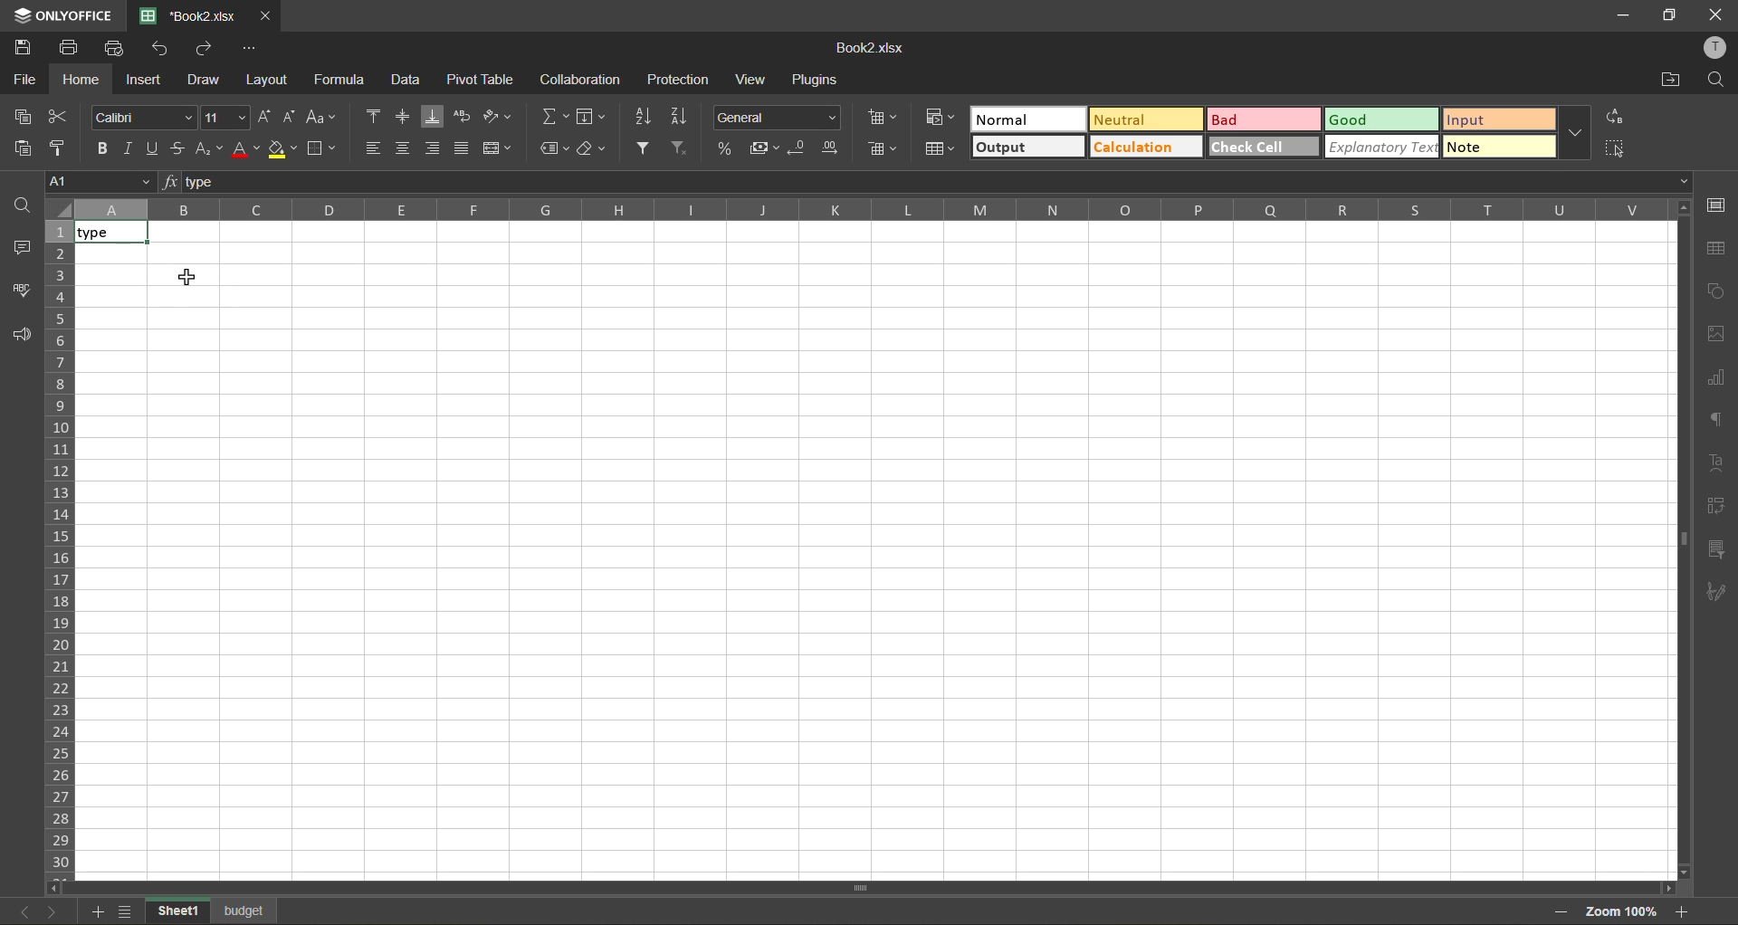  Describe the element at coordinates (681, 78) in the screenshot. I see `protection` at that location.